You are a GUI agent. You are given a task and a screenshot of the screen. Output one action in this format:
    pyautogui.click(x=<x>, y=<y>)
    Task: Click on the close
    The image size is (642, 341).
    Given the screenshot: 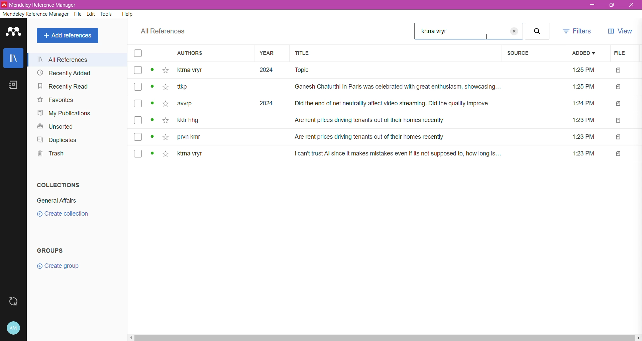 What is the action you would take?
    pyautogui.click(x=529, y=31)
    